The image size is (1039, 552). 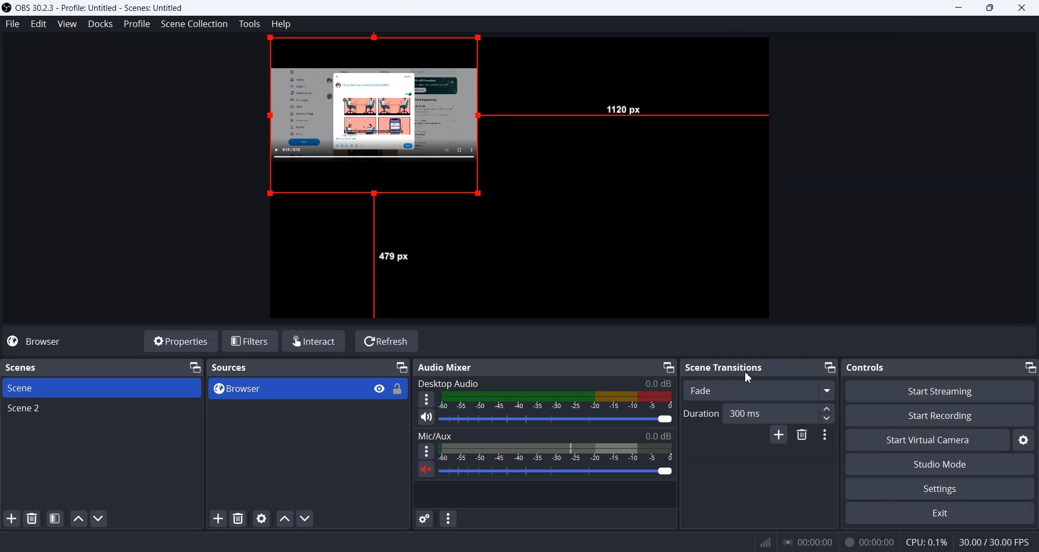 What do you see at coordinates (956, 8) in the screenshot?
I see `Minimize` at bounding box center [956, 8].